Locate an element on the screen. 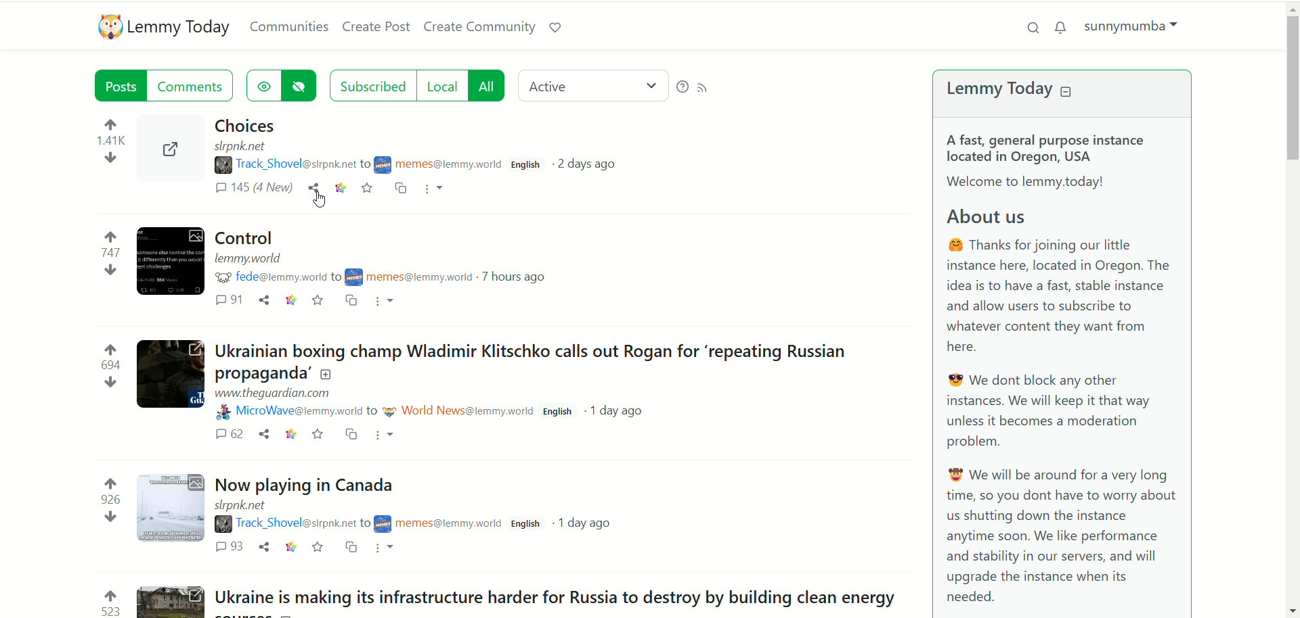  community is located at coordinates (436, 164).